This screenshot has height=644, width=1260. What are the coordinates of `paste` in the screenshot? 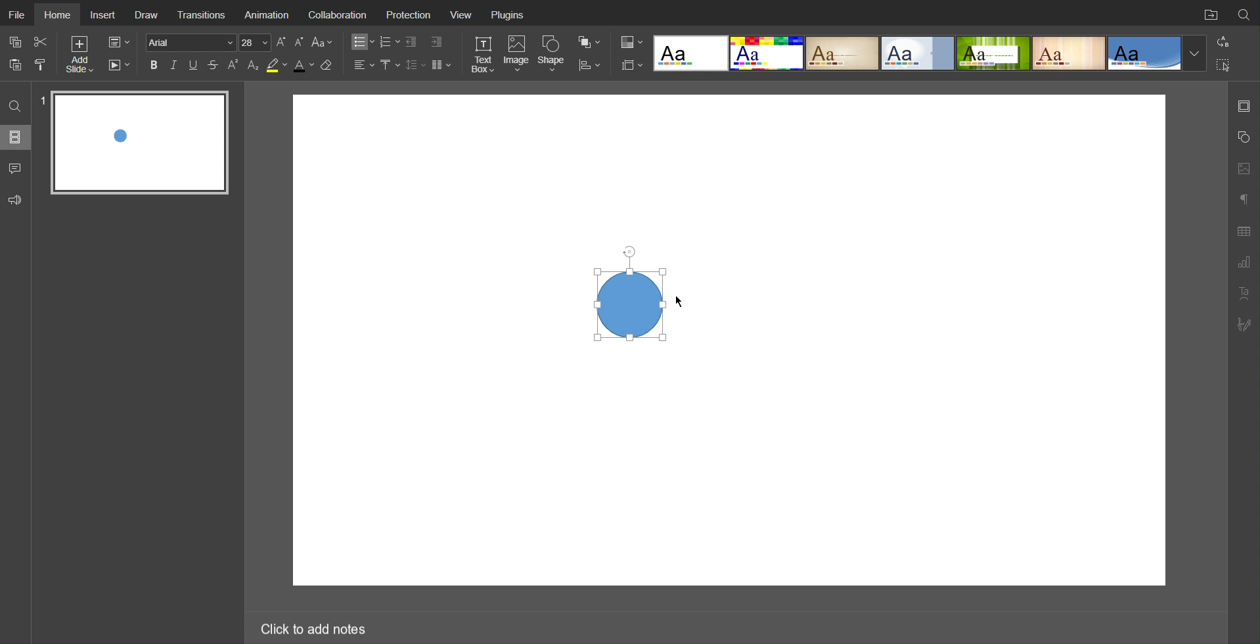 It's located at (17, 64).